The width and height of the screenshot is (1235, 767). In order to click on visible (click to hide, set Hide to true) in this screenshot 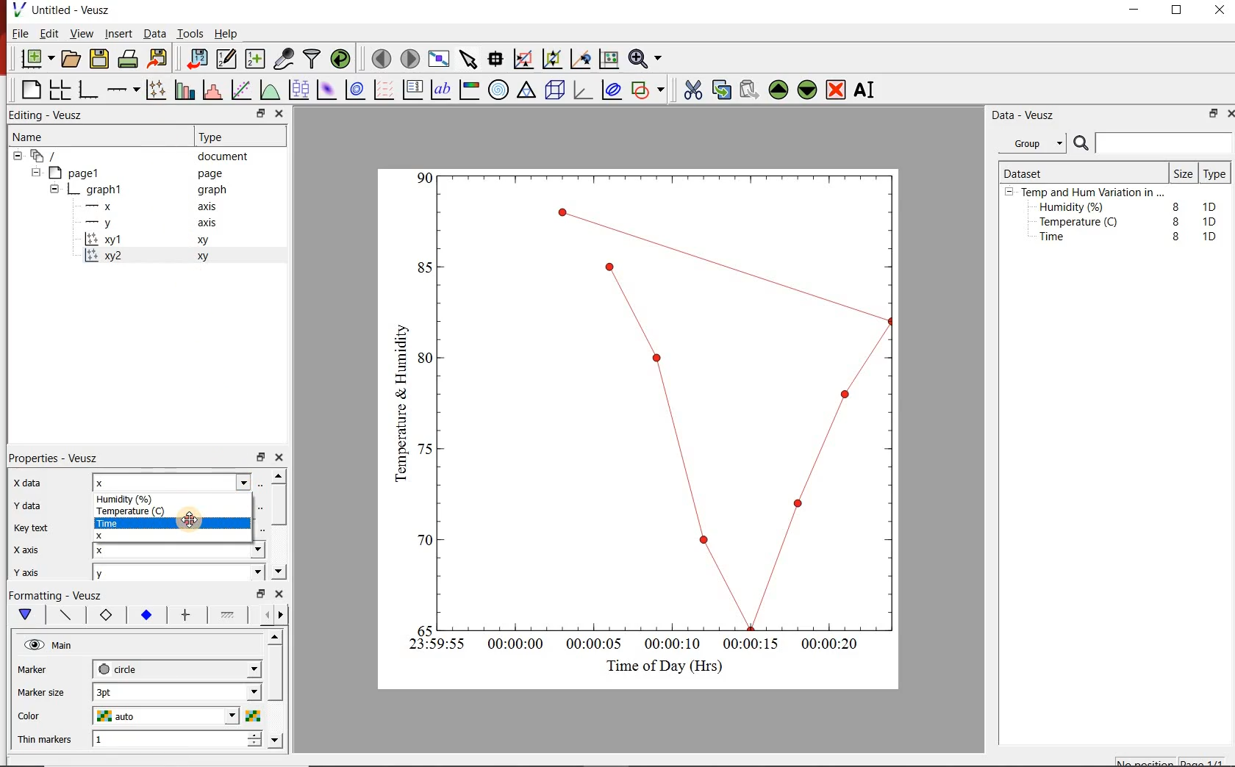, I will do `click(32, 646)`.